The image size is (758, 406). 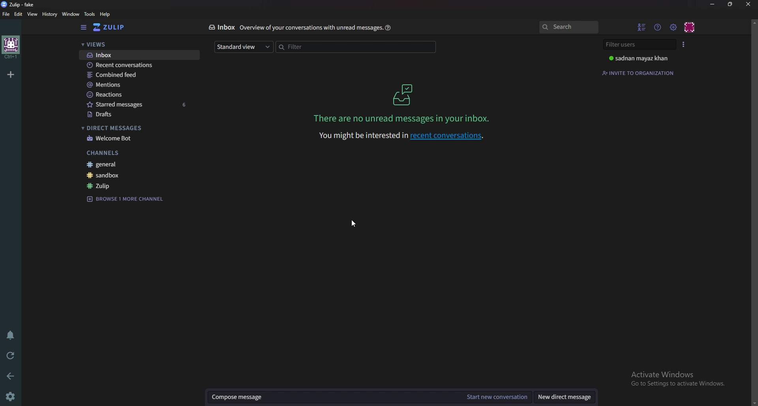 What do you see at coordinates (730, 5) in the screenshot?
I see `Resize` at bounding box center [730, 5].